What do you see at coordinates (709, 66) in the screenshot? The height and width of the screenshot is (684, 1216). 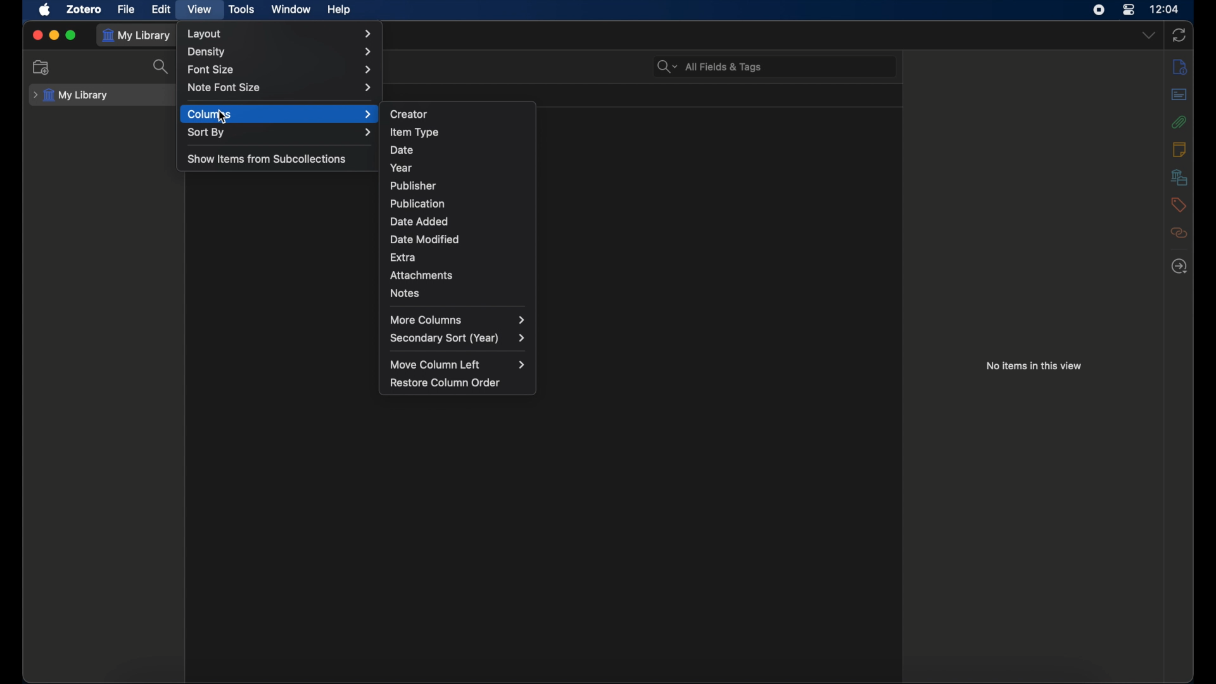 I see `search bar` at bounding box center [709, 66].